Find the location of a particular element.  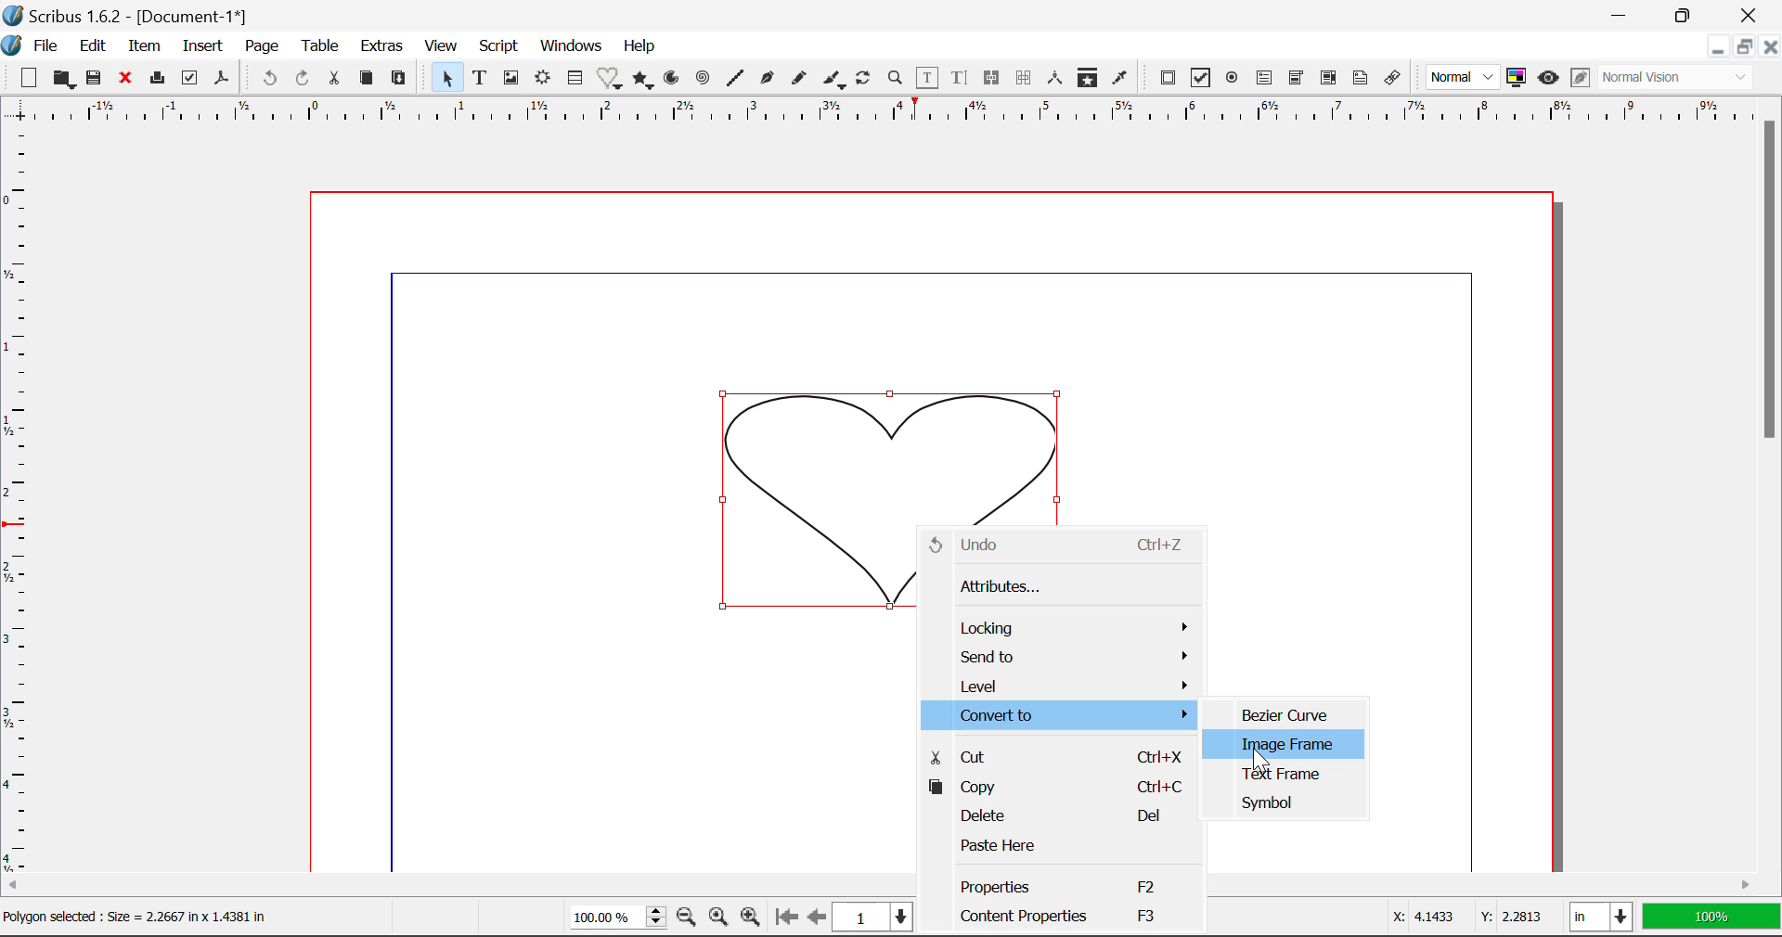

Extras is located at coordinates (385, 47).